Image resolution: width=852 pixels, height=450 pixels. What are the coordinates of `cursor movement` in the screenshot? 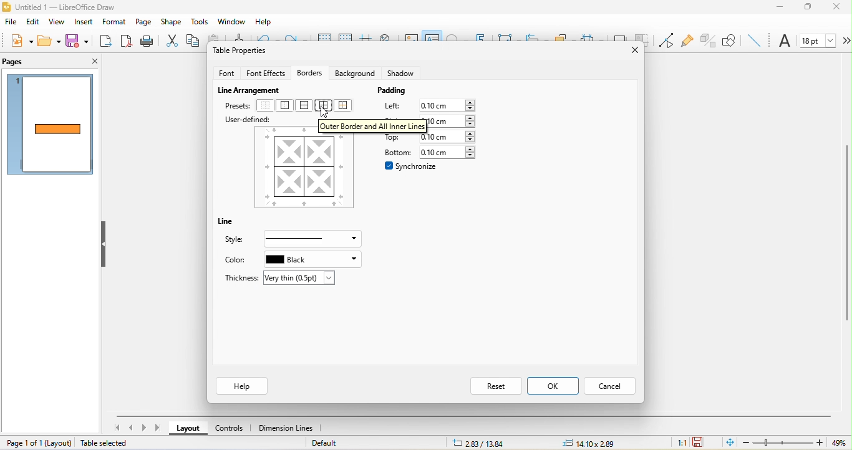 It's located at (331, 113).